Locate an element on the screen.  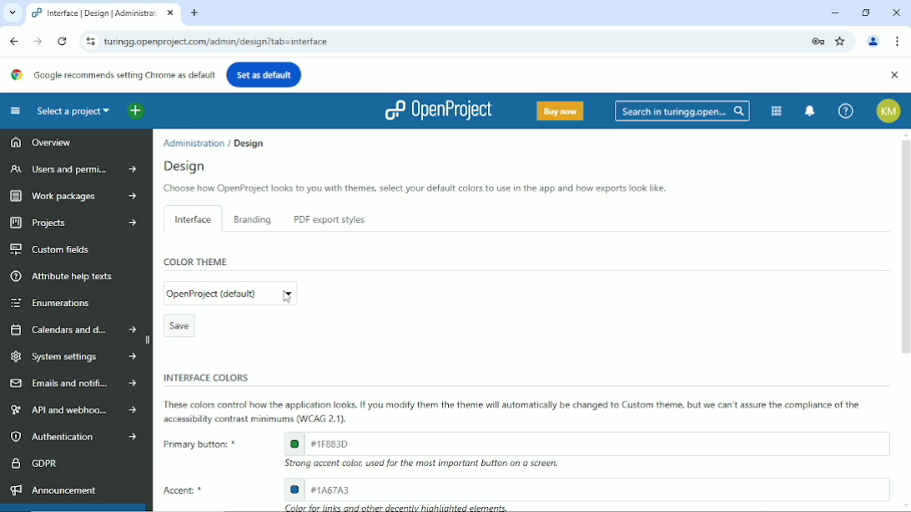
To notification center is located at coordinates (811, 110).